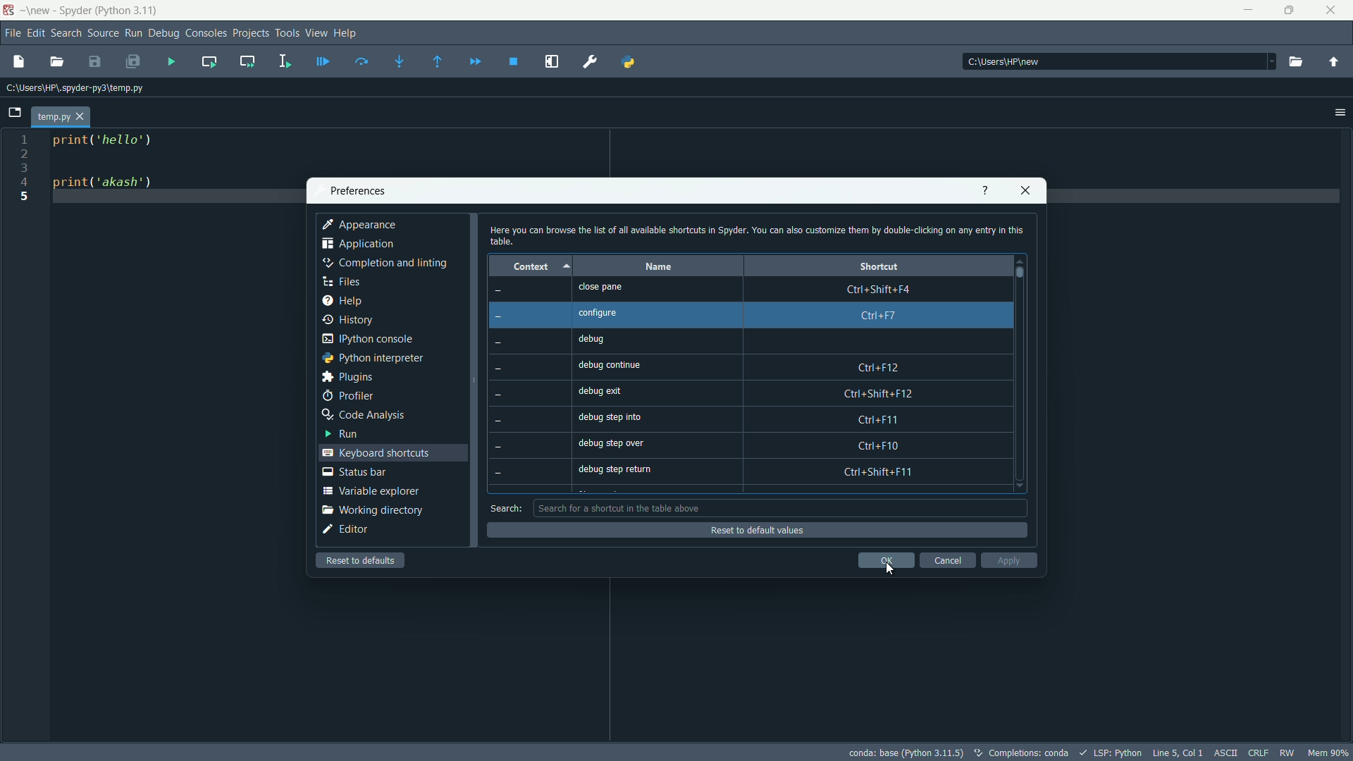 This screenshot has width=1353, height=761. Describe the element at coordinates (1248, 11) in the screenshot. I see `minimize` at that location.